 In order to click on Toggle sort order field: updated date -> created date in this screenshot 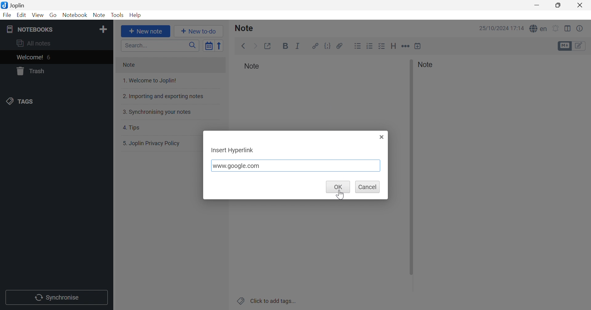, I will do `click(209, 46)`.